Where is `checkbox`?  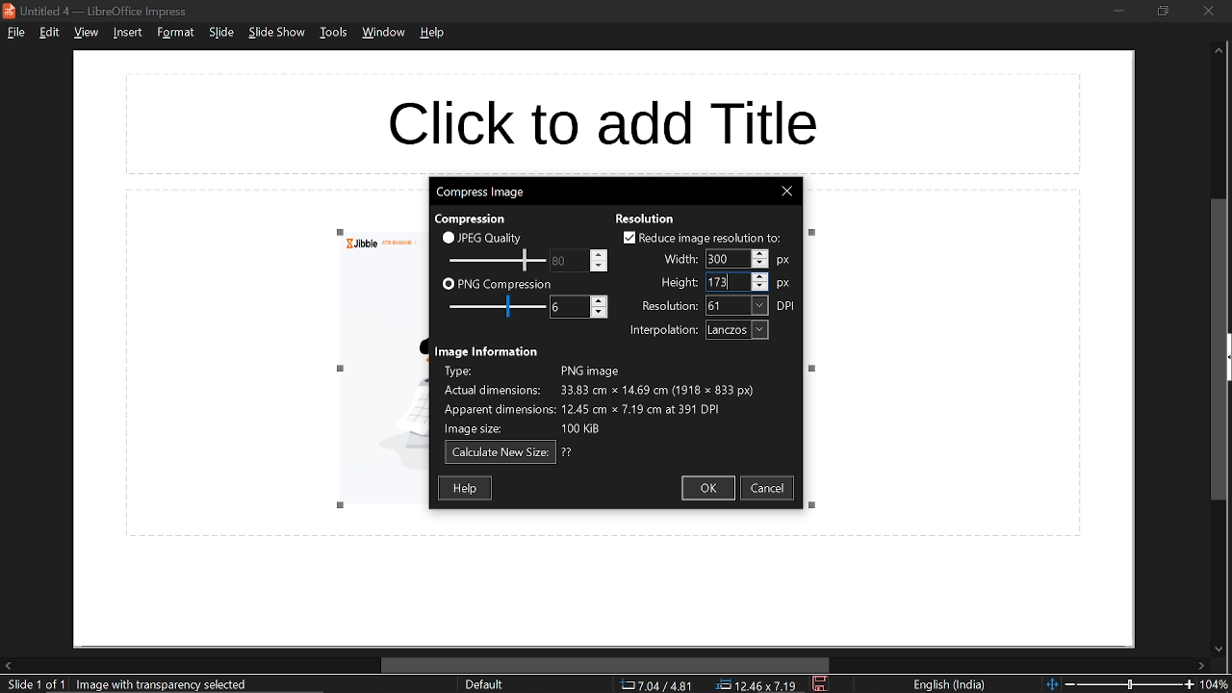 checkbox is located at coordinates (448, 237).